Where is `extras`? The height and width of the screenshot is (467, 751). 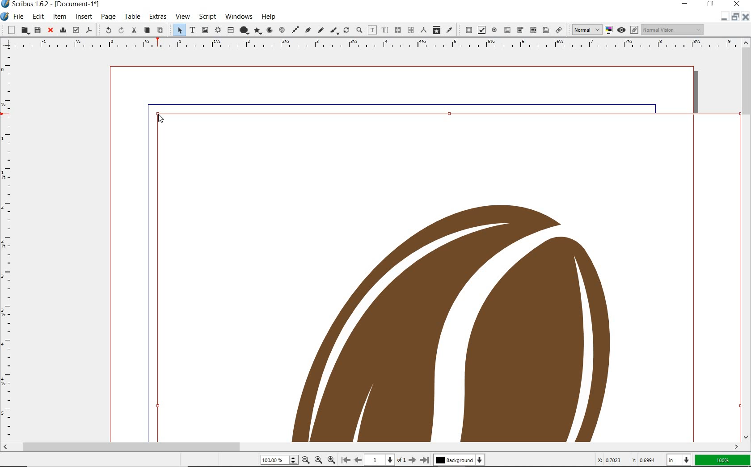
extras is located at coordinates (157, 17).